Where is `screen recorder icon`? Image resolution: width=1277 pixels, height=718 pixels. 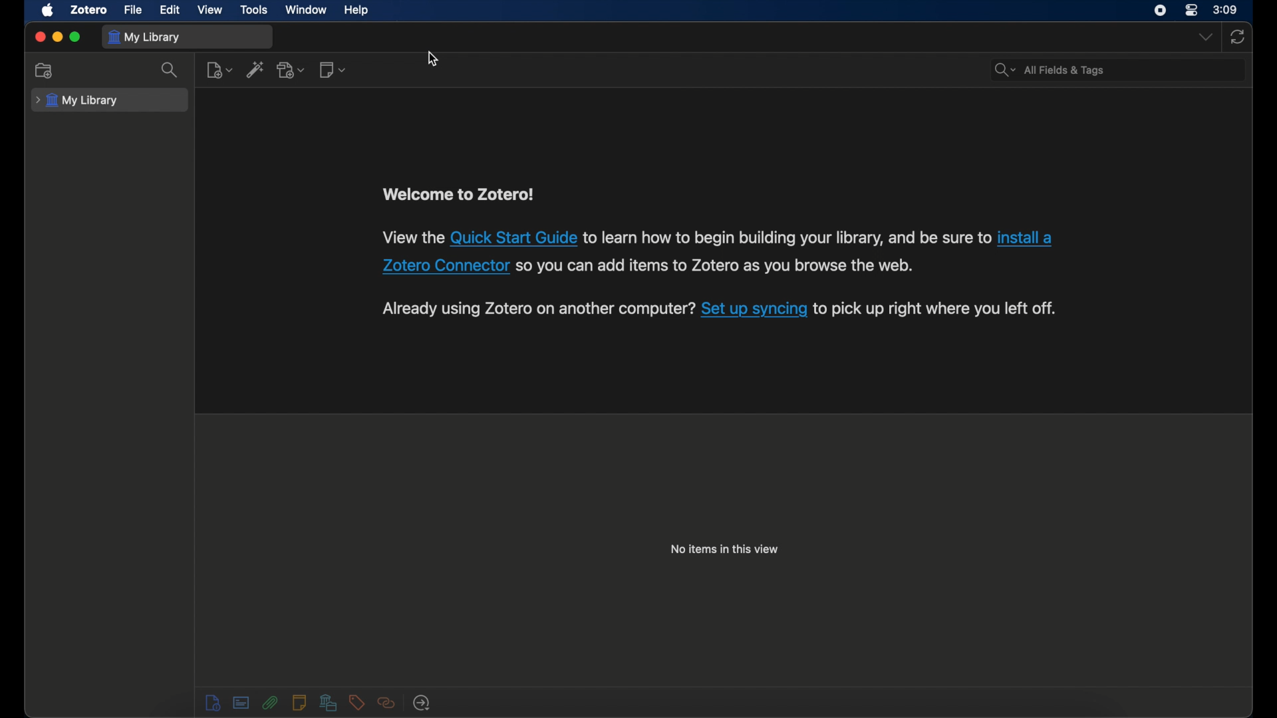
screen recorder icon is located at coordinates (1160, 11).